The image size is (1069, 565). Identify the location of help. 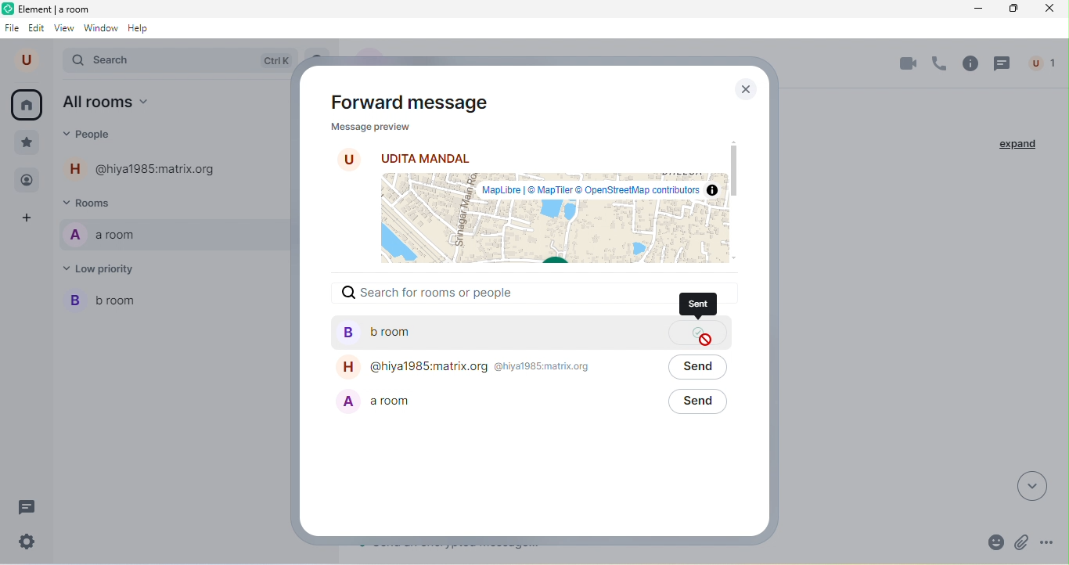
(139, 29).